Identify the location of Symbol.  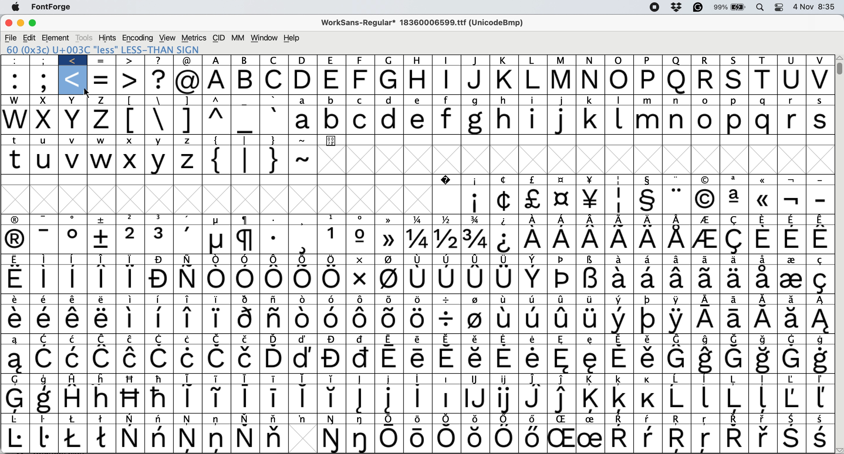
(475, 221).